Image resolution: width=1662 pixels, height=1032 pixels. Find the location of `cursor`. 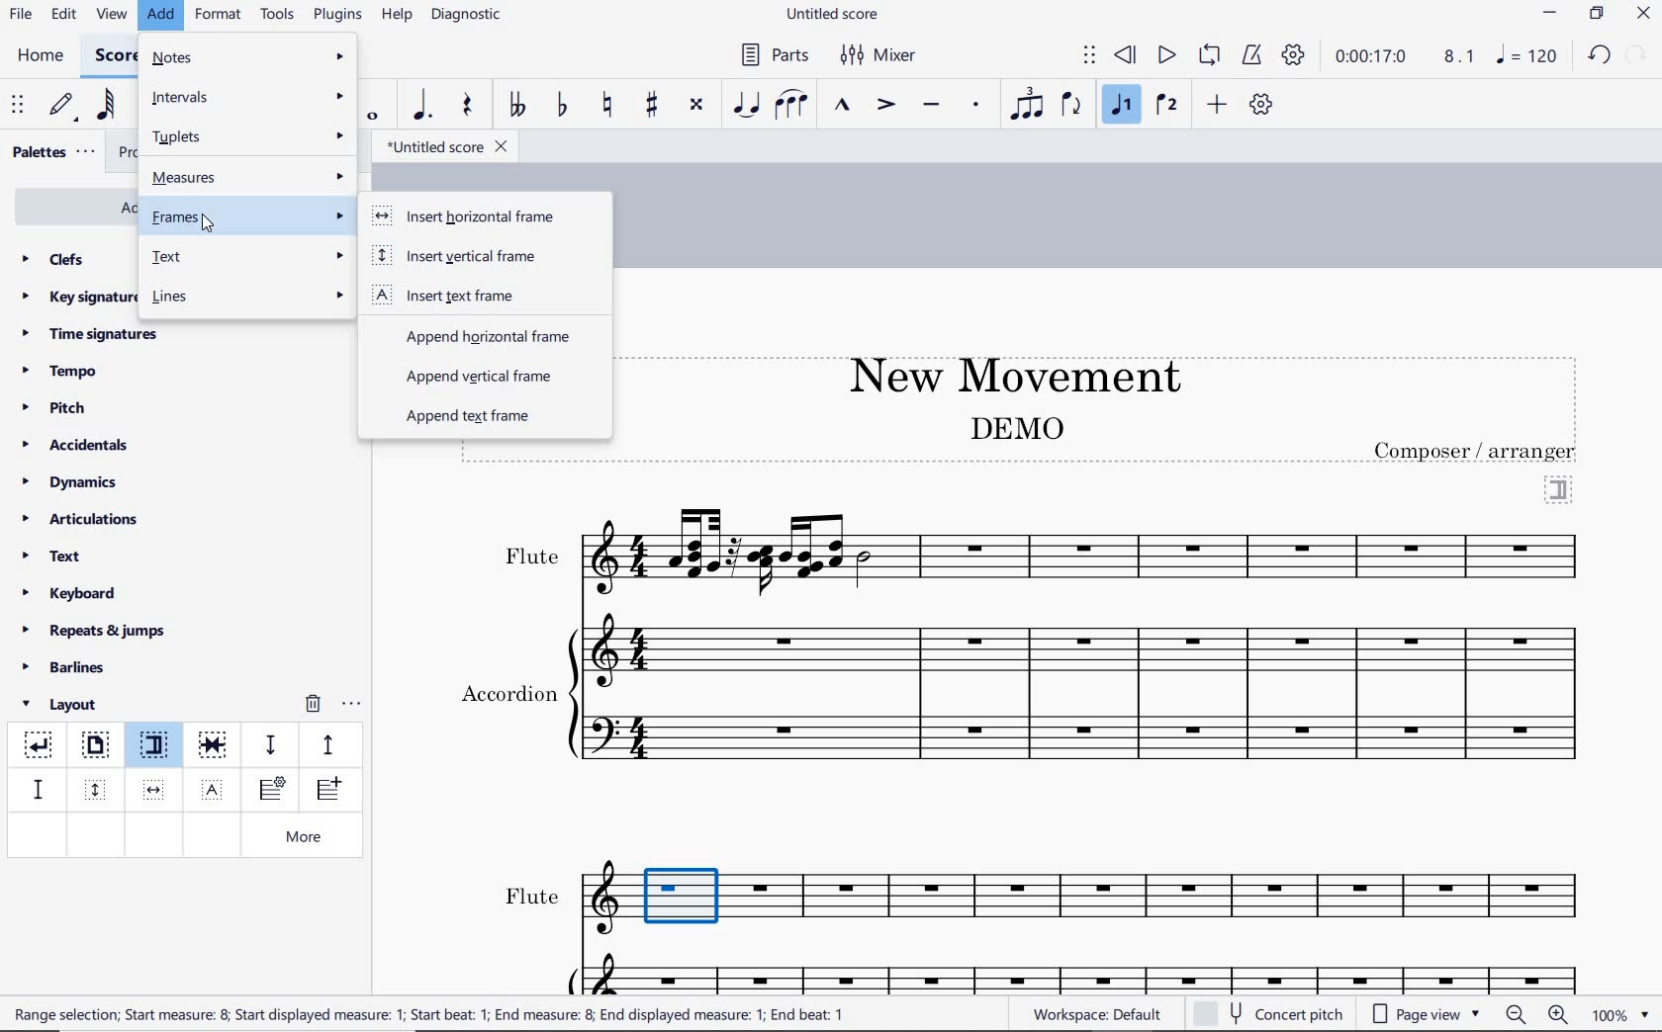

cursor is located at coordinates (210, 222).